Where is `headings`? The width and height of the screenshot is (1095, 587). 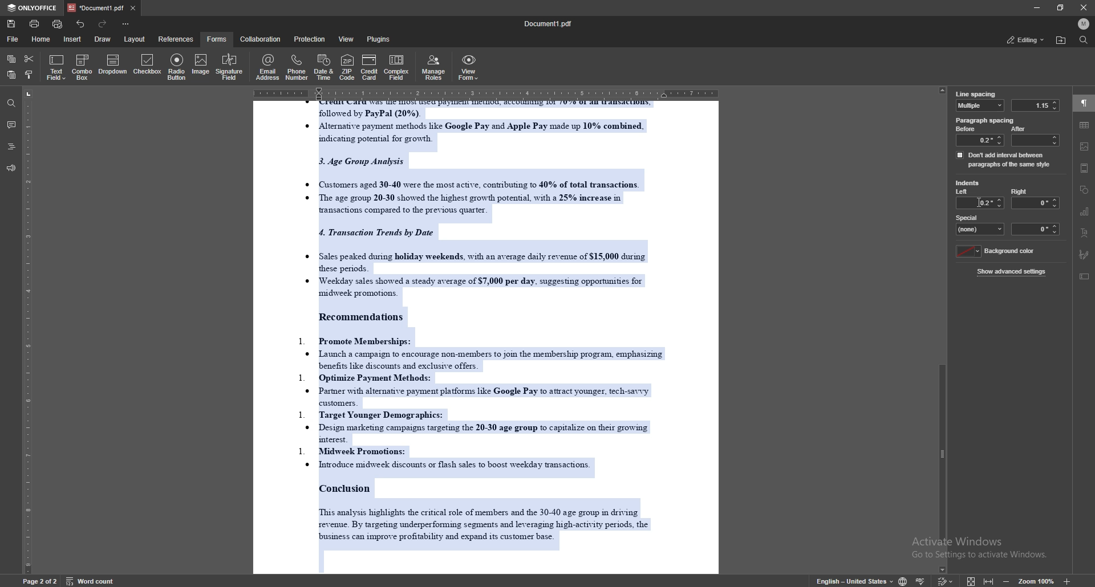
headings is located at coordinates (11, 146).